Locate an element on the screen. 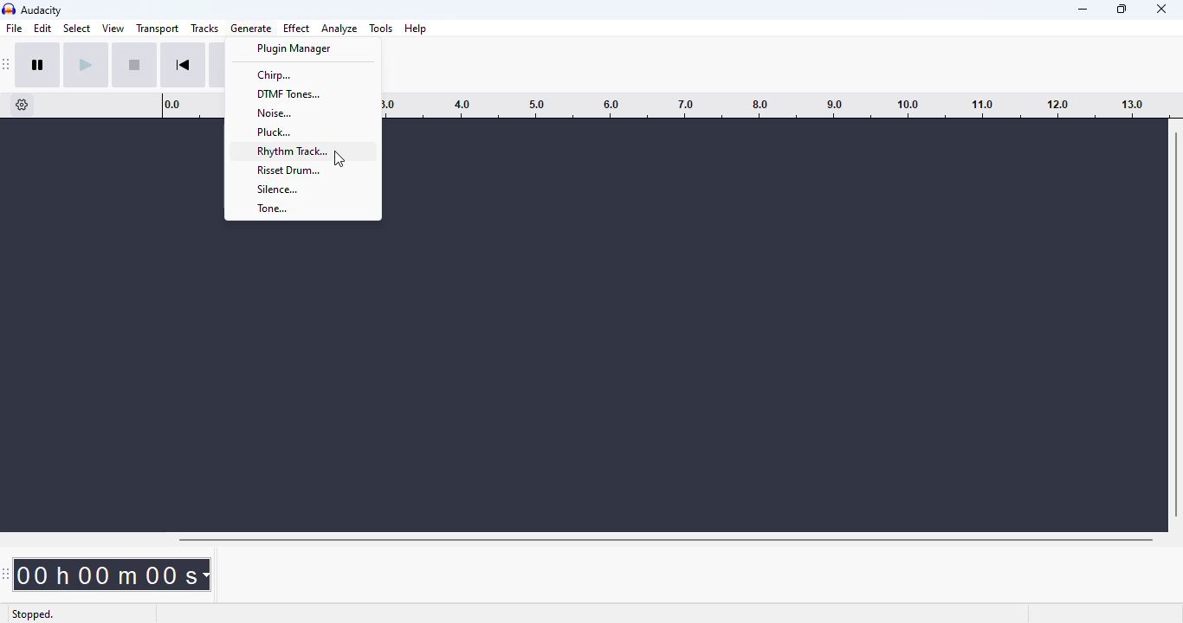  pluck is located at coordinates (301, 132).